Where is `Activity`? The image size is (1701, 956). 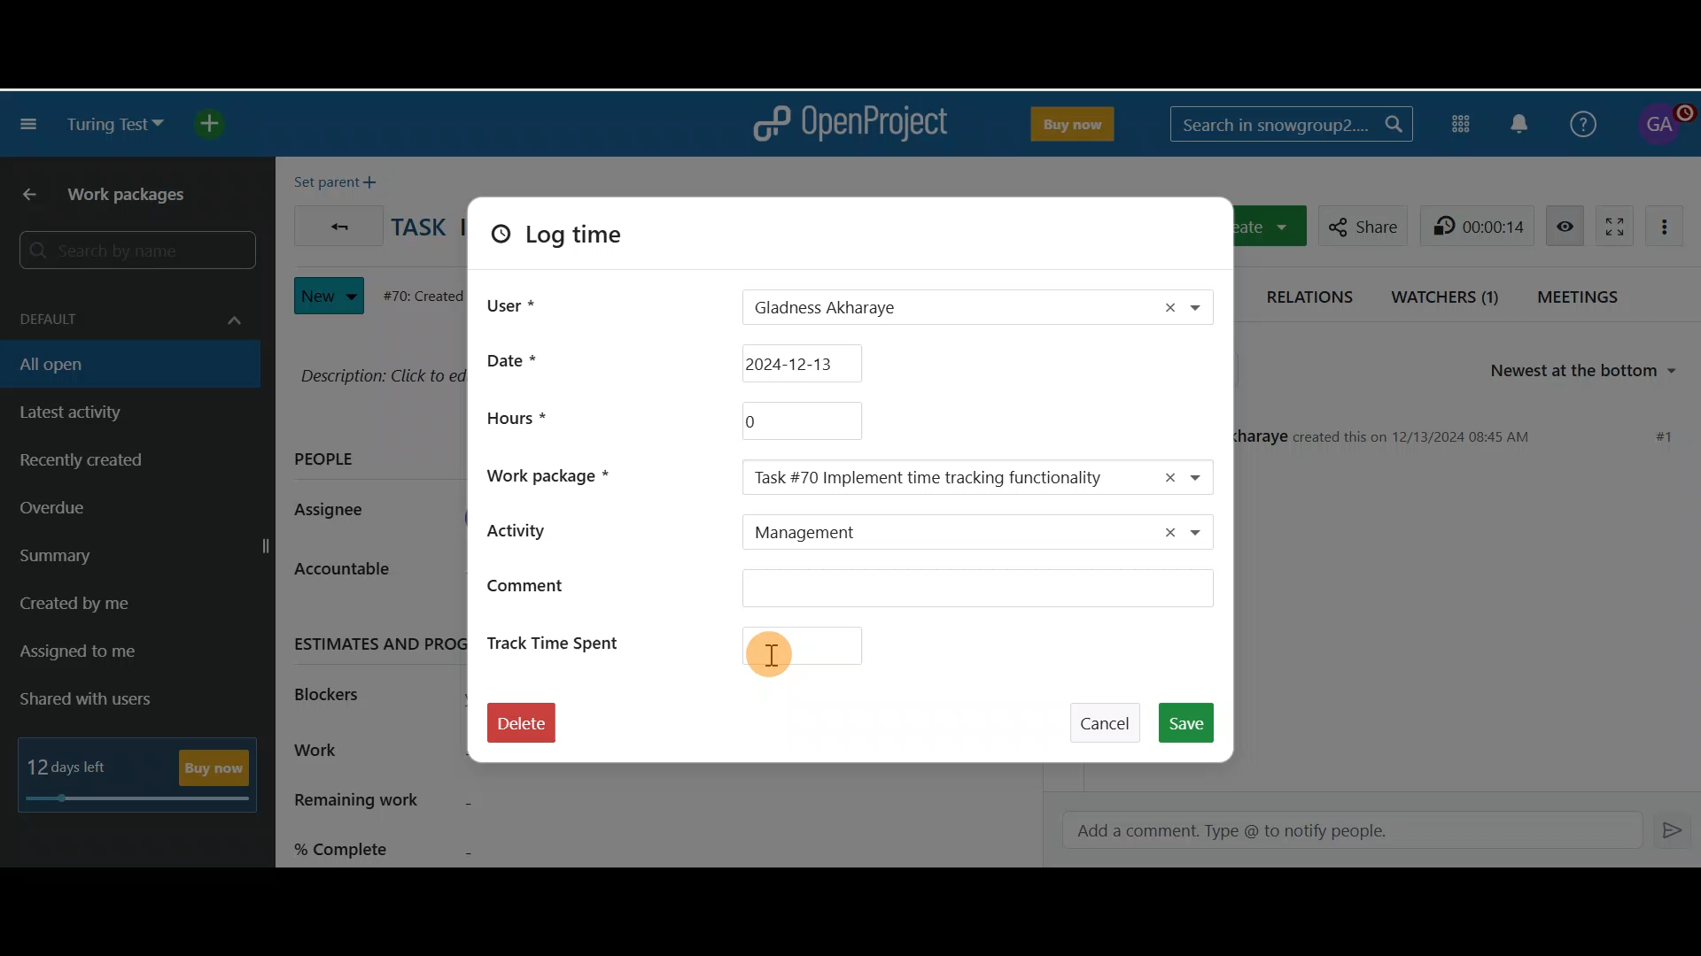
Activity is located at coordinates (551, 528).